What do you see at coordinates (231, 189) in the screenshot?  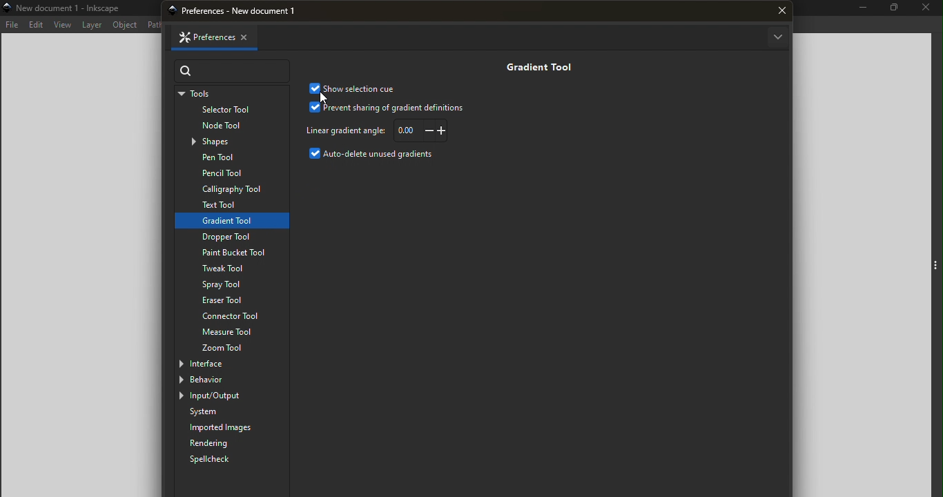 I see `Calligraphy tool` at bounding box center [231, 189].